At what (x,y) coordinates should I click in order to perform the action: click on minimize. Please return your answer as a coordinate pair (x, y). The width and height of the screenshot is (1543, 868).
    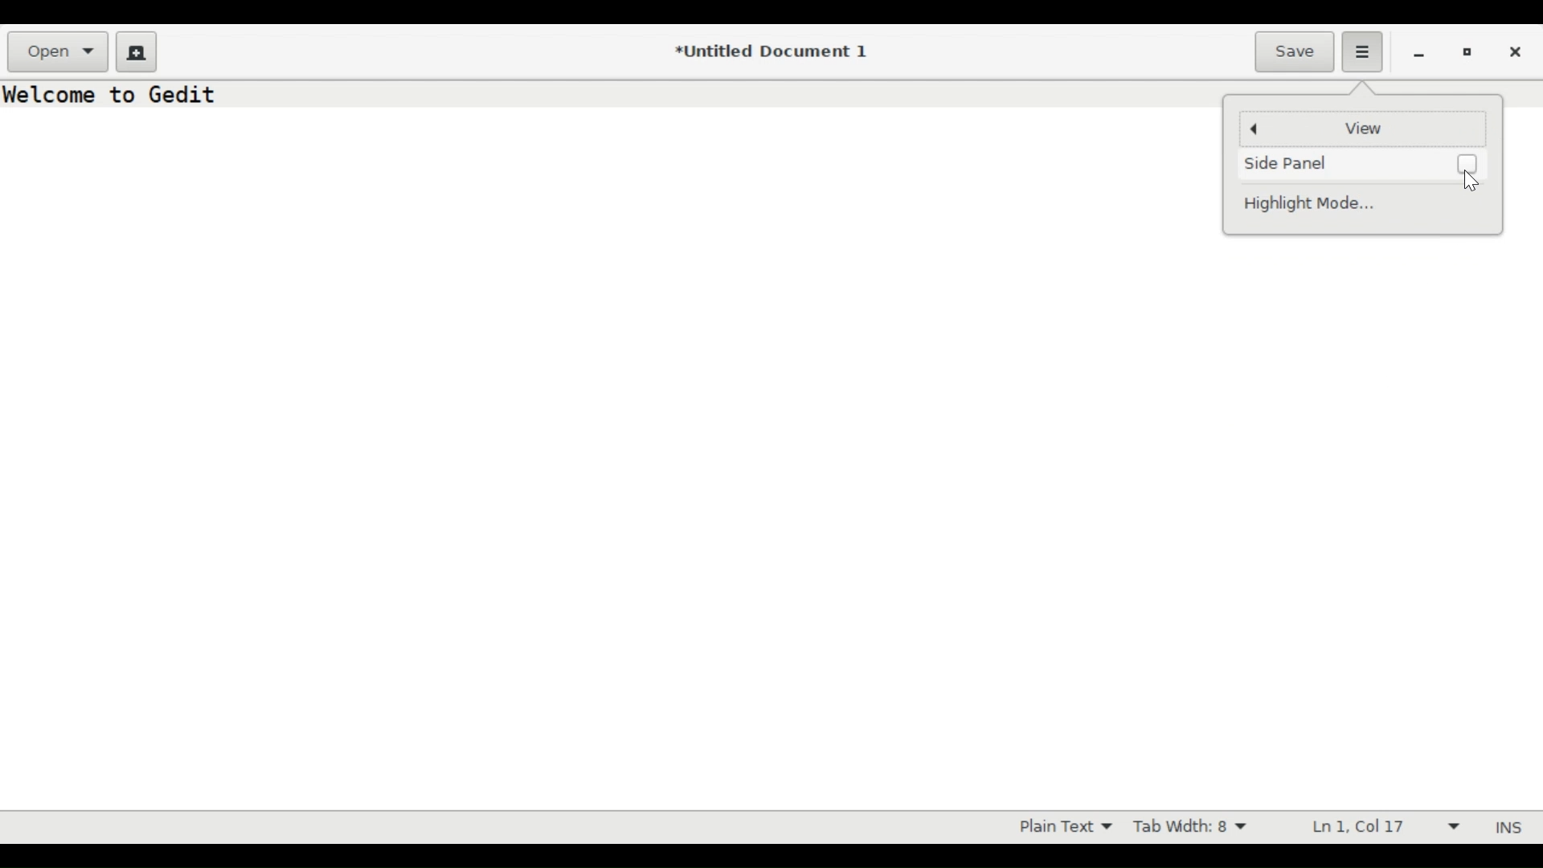
    Looking at the image, I should click on (1419, 52).